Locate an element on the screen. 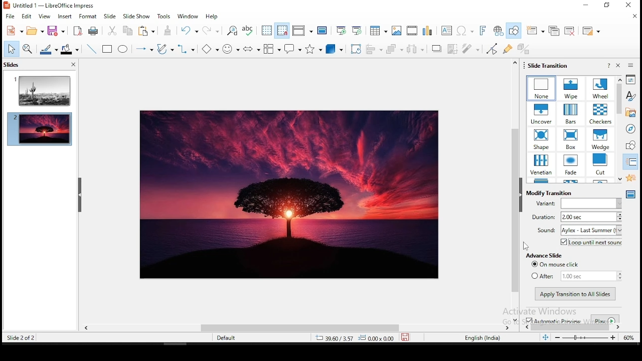  navigator is located at coordinates (630, 129).